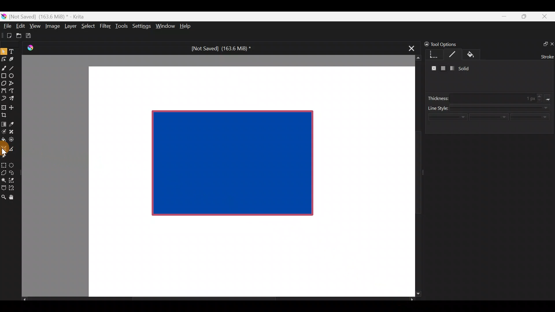  Describe the element at coordinates (3, 147) in the screenshot. I see `Assistant tool` at that location.